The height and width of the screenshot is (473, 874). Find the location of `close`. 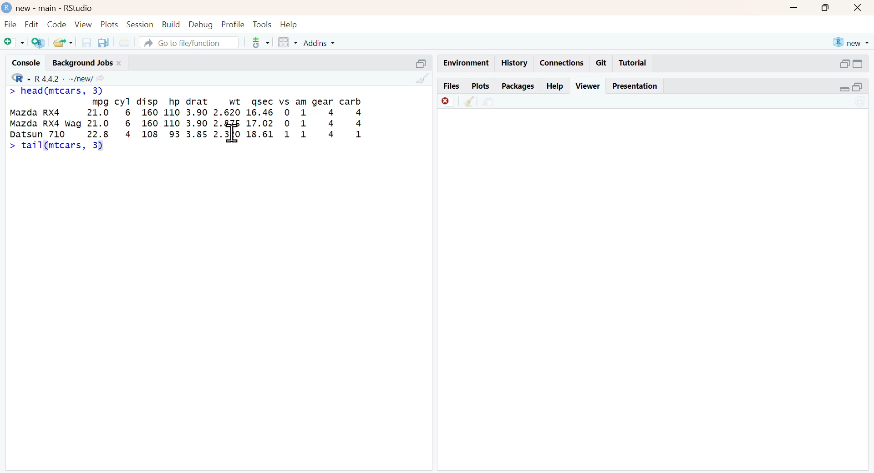

close is located at coordinates (860, 9).